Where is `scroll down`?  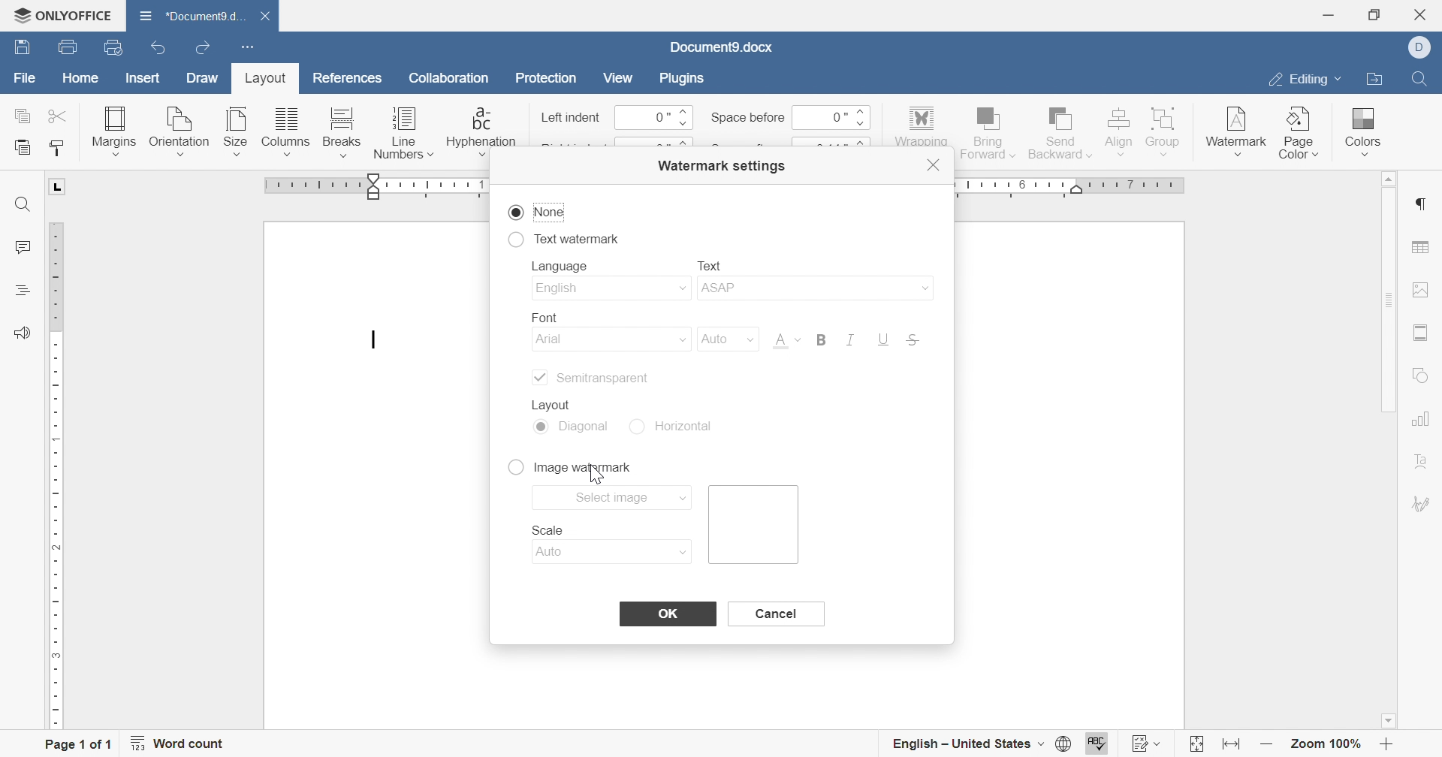 scroll down is located at coordinates (1388, 721).